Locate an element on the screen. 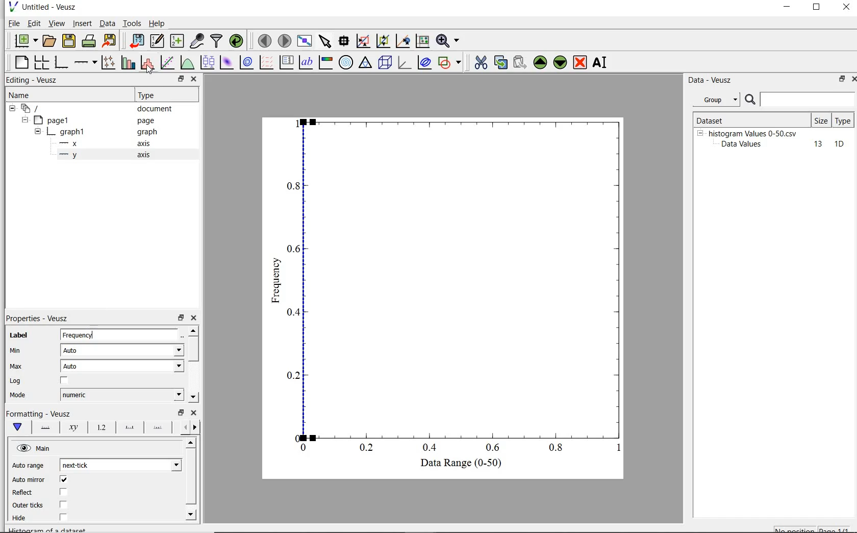 The height and width of the screenshot is (533, 857). properties-veusz is located at coordinates (37, 319).